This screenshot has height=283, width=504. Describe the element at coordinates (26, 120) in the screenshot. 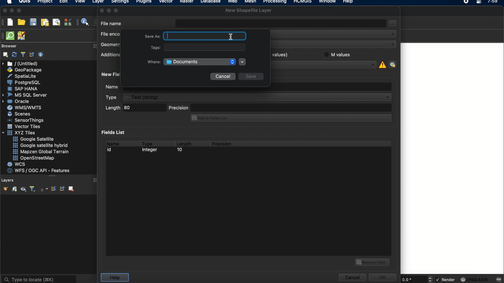

I see `sensorthings` at that location.